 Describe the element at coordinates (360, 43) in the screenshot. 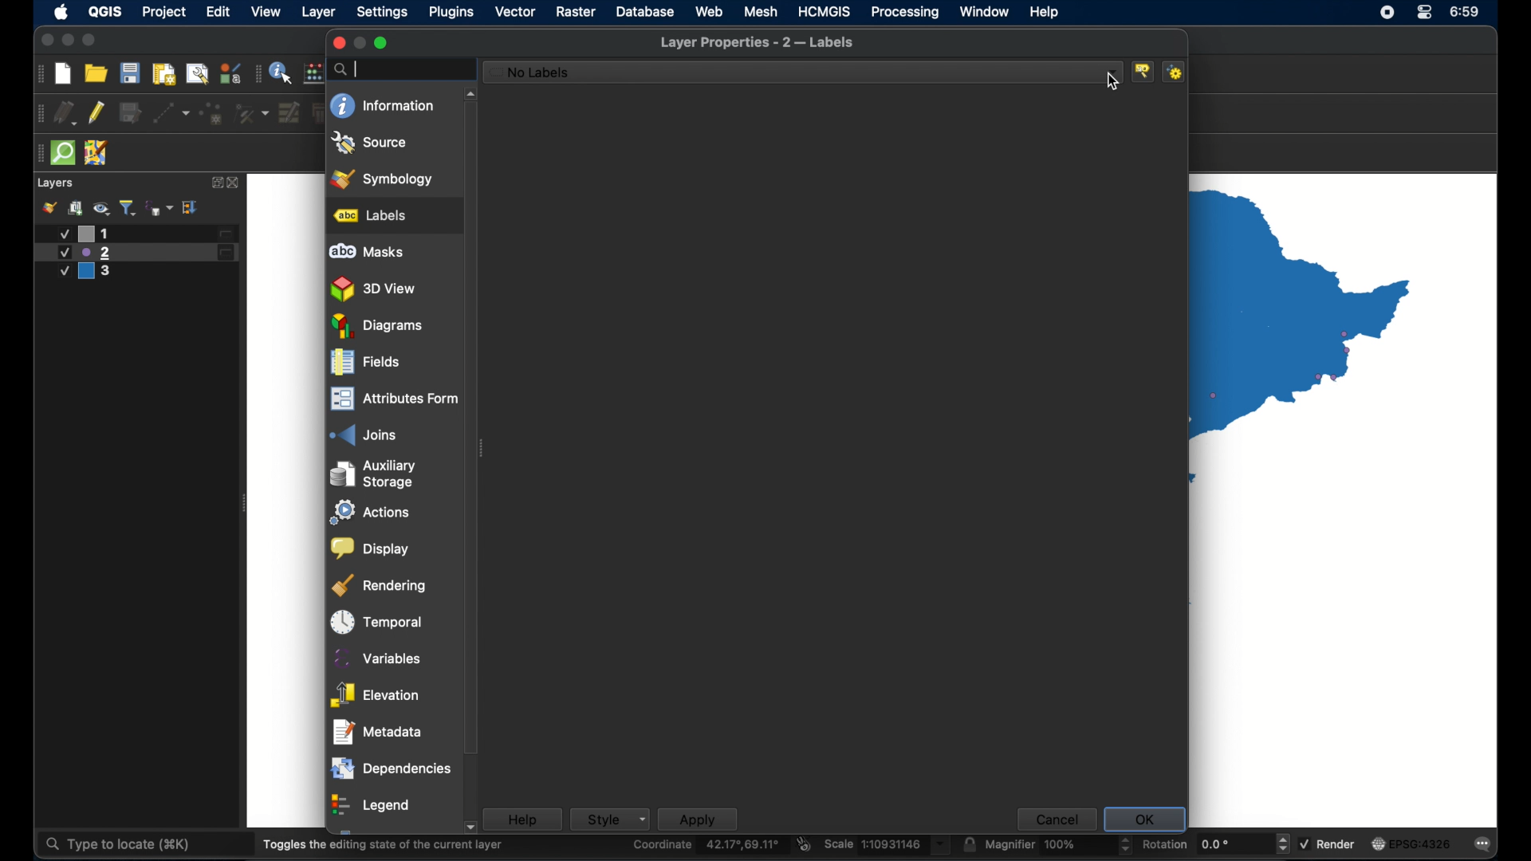

I see `inactive  minimize button` at that location.